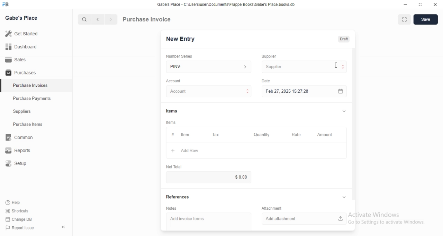 The image size is (443, 236). What do you see at coordinates (354, 126) in the screenshot?
I see `Vertical slide bar` at bounding box center [354, 126].